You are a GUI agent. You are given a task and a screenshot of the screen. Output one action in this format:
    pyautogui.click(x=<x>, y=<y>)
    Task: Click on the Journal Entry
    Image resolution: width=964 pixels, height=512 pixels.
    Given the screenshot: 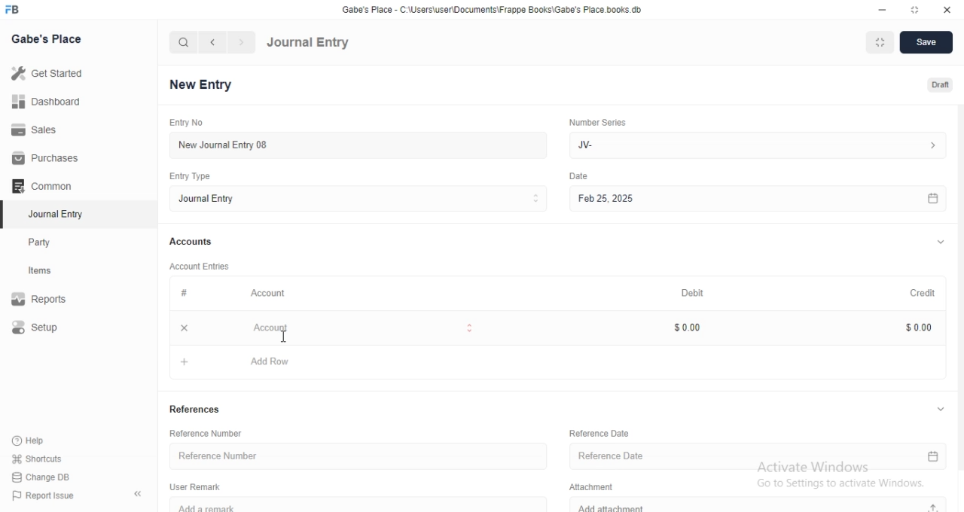 What is the action you would take?
    pyautogui.click(x=309, y=43)
    